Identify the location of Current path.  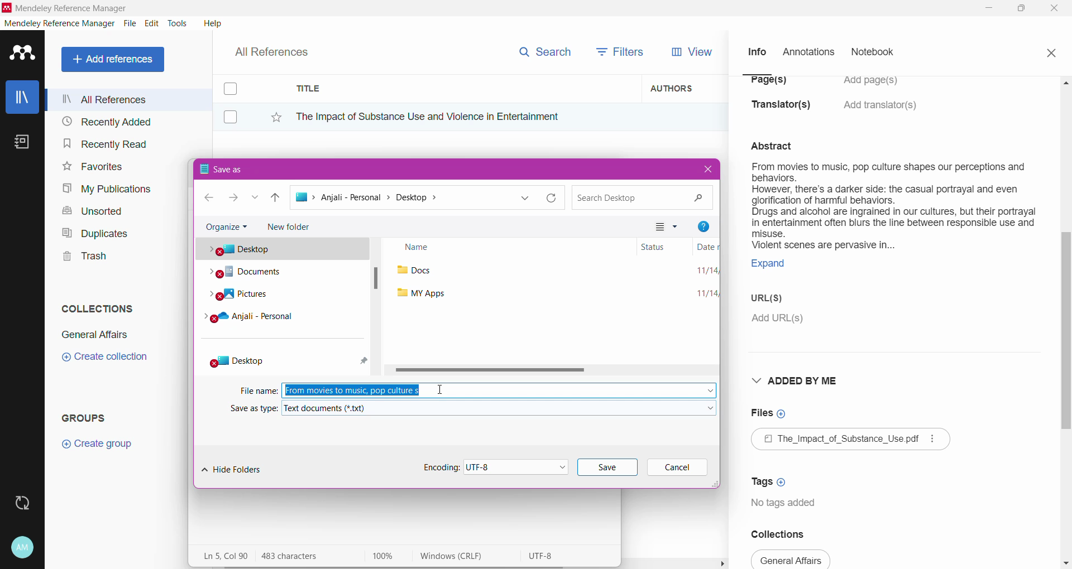
(400, 199).